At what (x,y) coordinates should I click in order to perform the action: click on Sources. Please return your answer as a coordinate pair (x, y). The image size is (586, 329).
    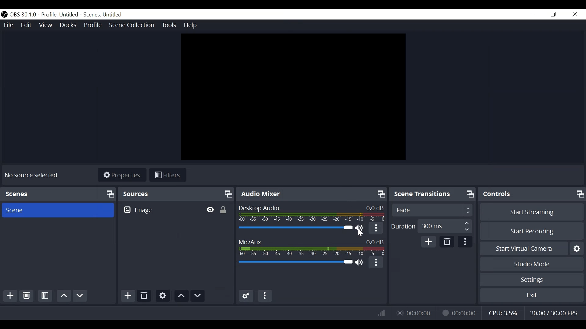
    Looking at the image, I should click on (177, 194).